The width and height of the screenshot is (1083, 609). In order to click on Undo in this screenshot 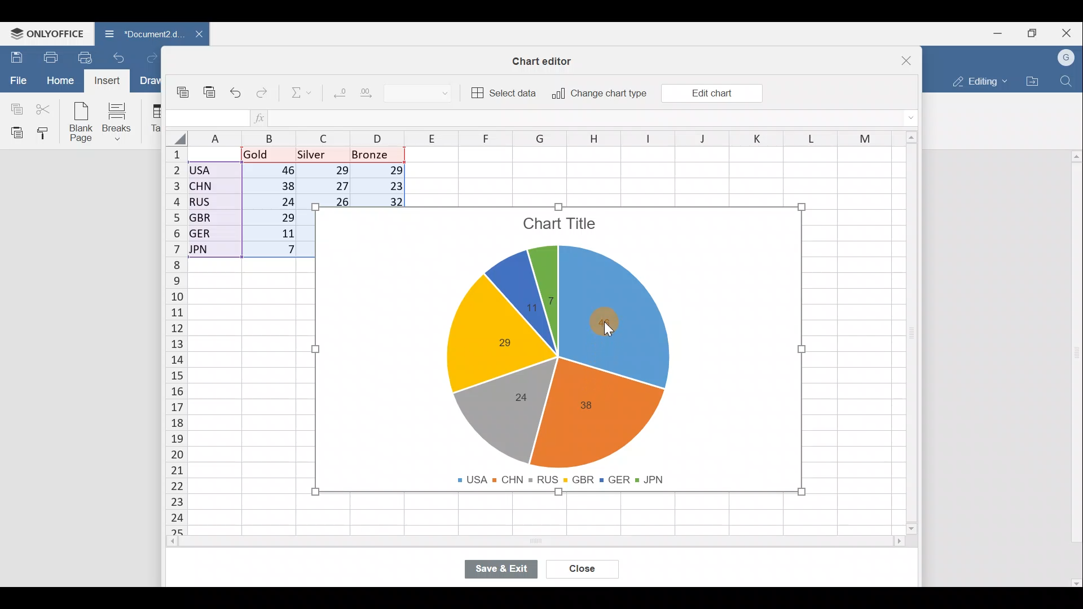, I will do `click(238, 94)`.